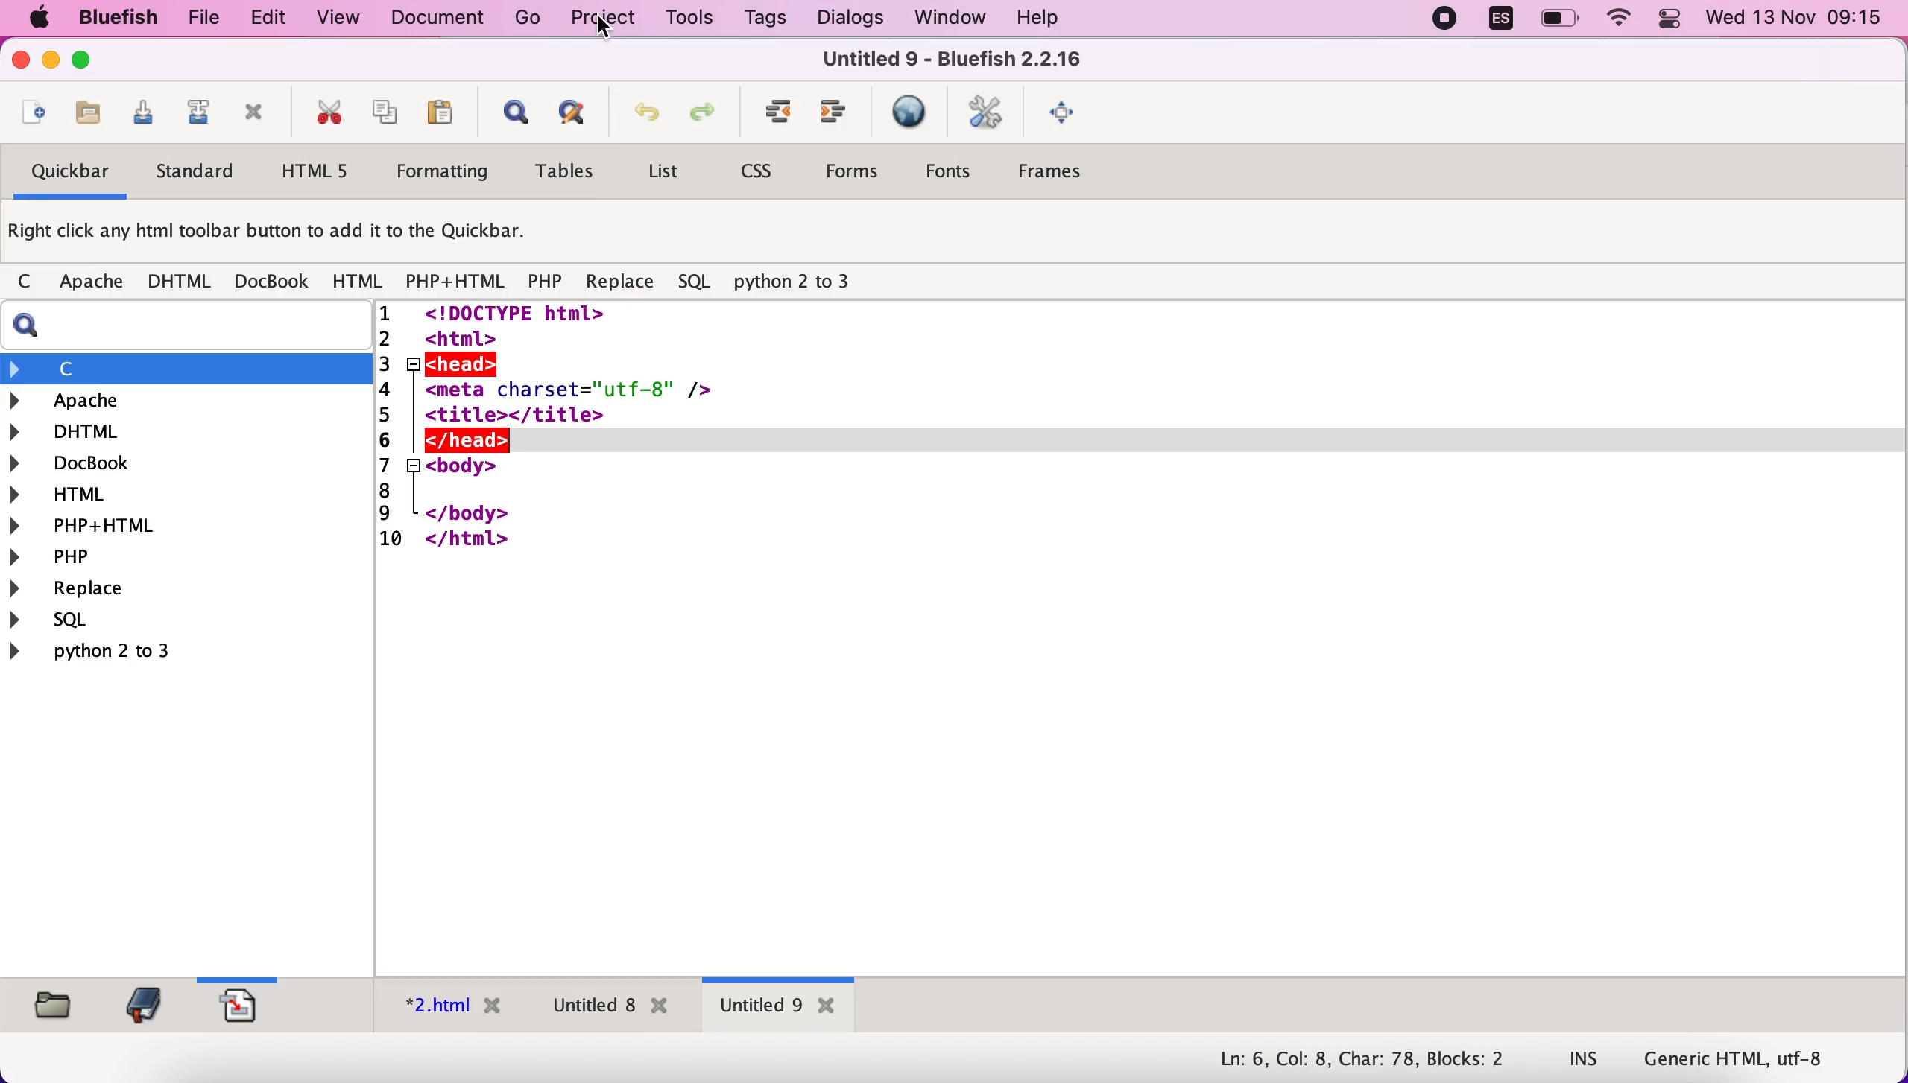 The image size is (1908, 1083). What do you see at coordinates (1757, 1058) in the screenshot?
I see `generic html` at bounding box center [1757, 1058].